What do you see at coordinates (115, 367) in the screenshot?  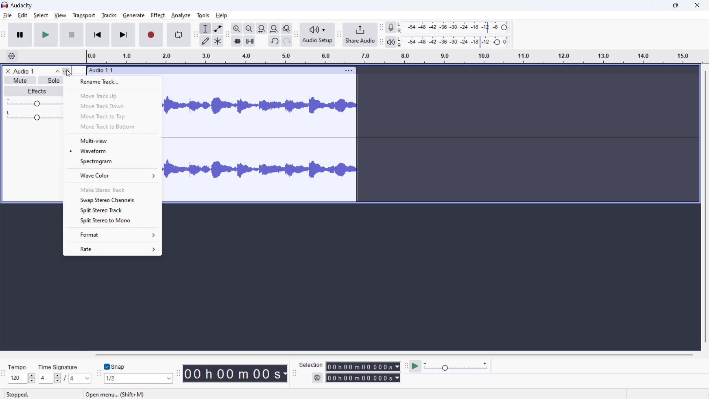 I see `toggle snap` at bounding box center [115, 367].